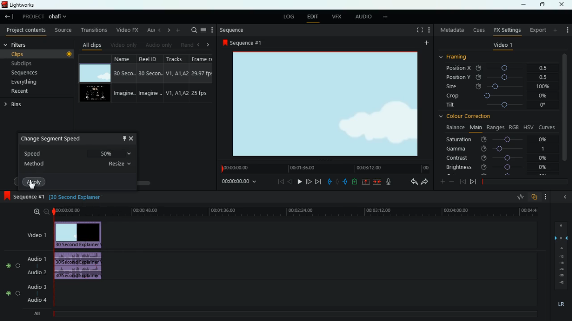  I want to click on saturation, so click(499, 139).